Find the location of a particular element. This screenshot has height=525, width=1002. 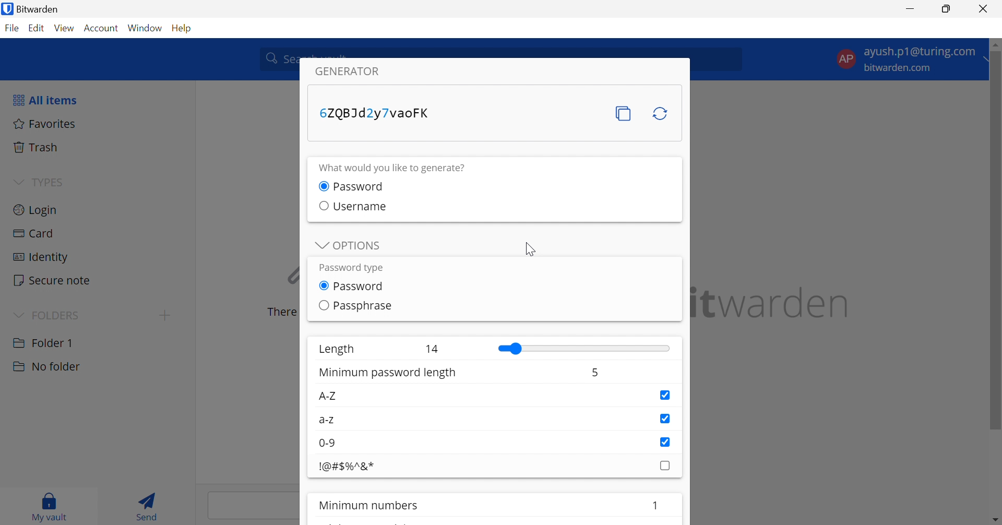

14 is located at coordinates (433, 349).